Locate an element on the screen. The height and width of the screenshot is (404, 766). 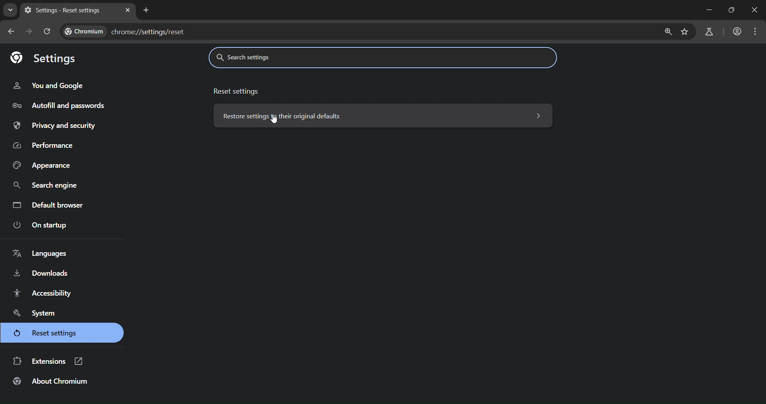
go back one page is located at coordinates (12, 31).